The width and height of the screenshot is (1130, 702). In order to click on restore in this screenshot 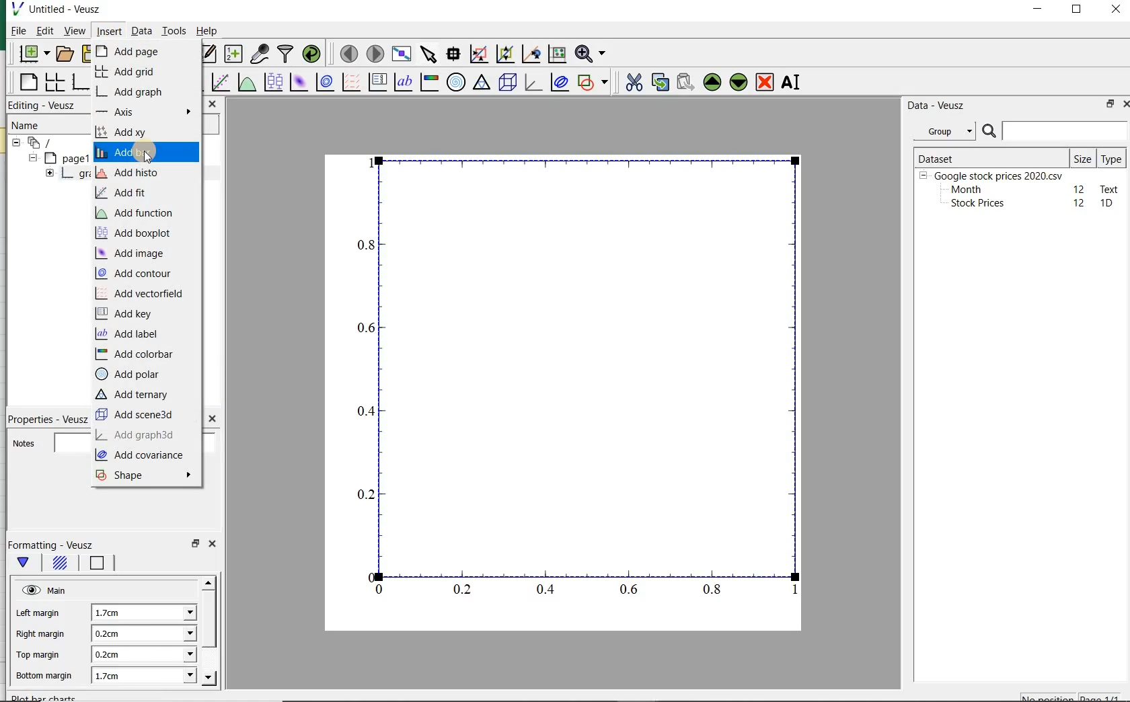, I will do `click(1108, 105)`.